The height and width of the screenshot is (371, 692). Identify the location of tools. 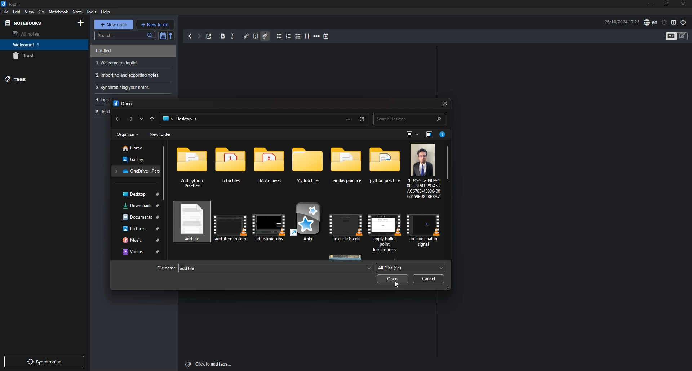
(92, 12).